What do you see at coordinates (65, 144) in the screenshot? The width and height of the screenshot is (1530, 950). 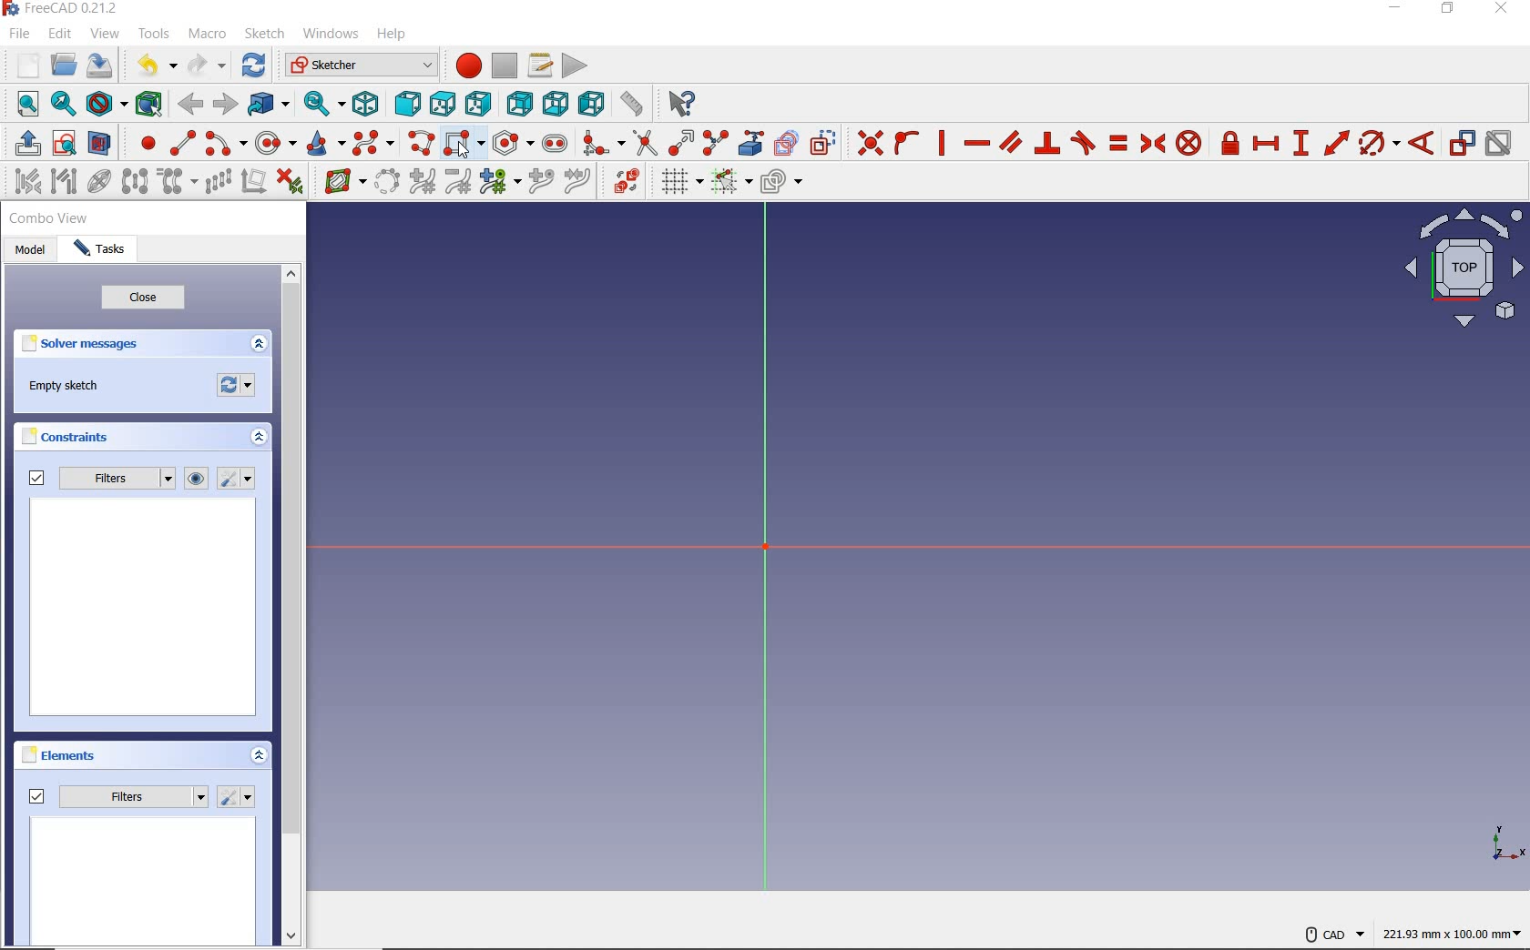 I see `view sketch` at bounding box center [65, 144].